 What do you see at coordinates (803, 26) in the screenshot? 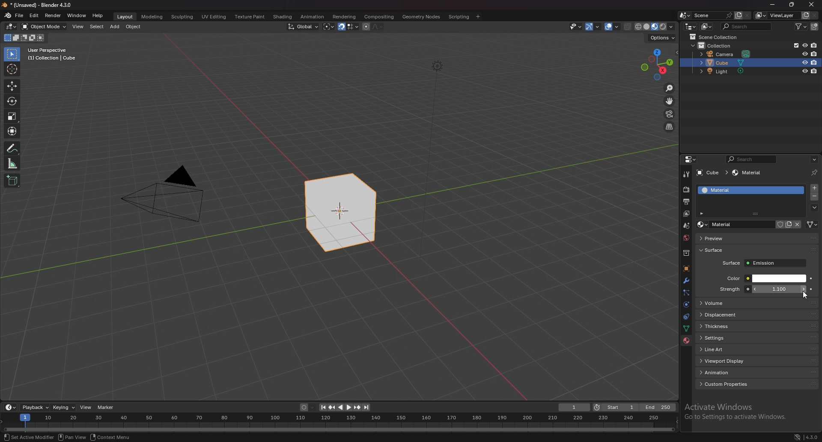
I see `filter` at bounding box center [803, 26].